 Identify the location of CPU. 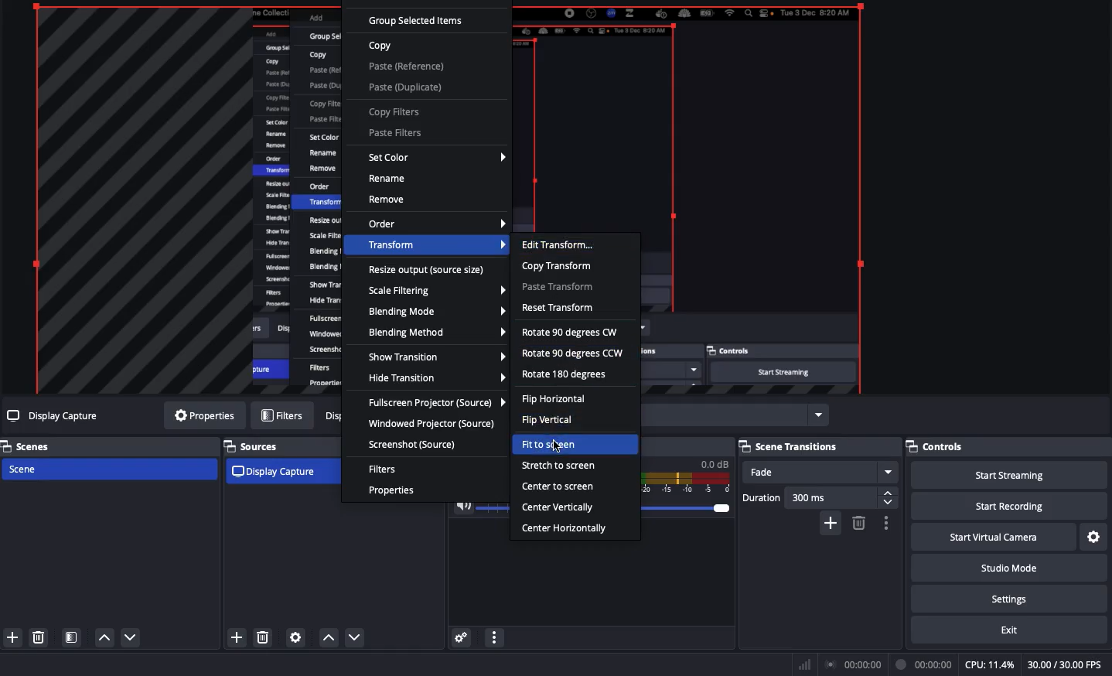
(989, 665).